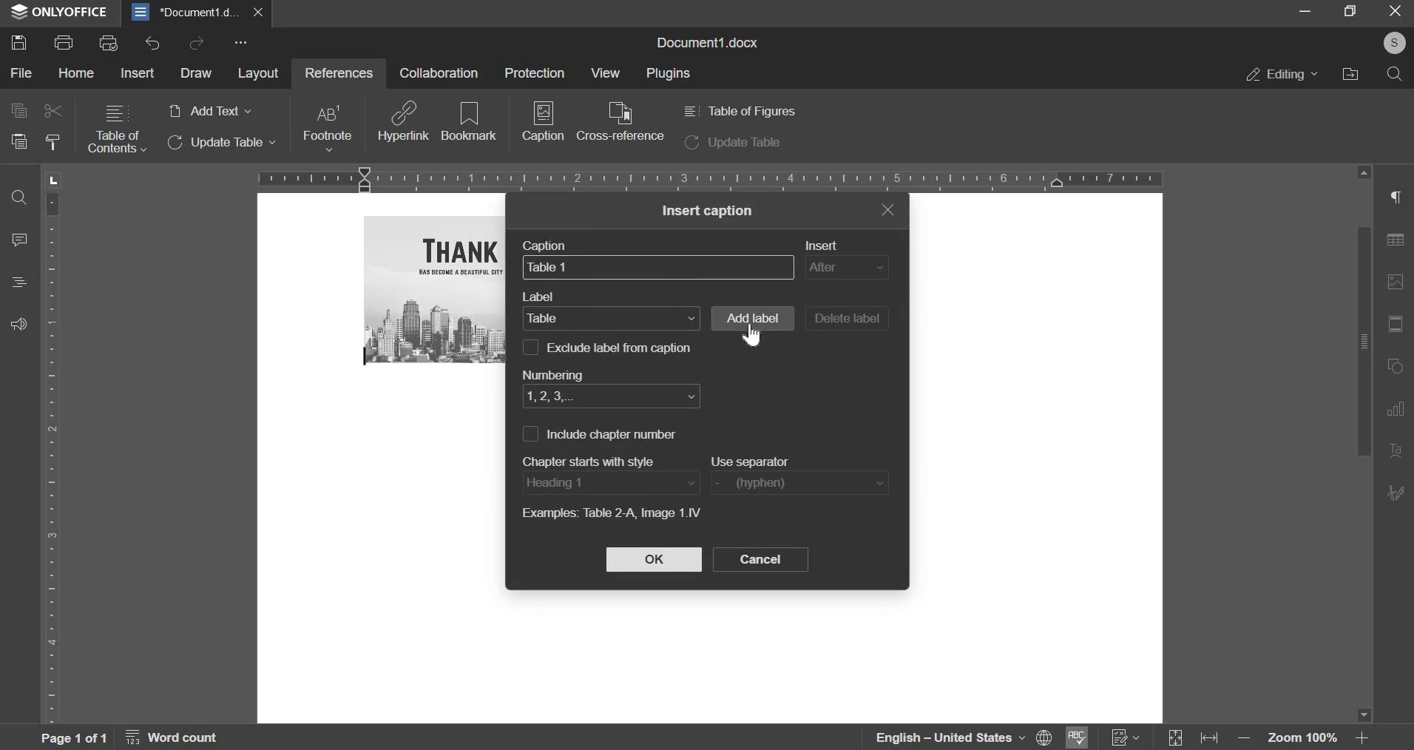  I want to click on Expand, so click(1177, 739).